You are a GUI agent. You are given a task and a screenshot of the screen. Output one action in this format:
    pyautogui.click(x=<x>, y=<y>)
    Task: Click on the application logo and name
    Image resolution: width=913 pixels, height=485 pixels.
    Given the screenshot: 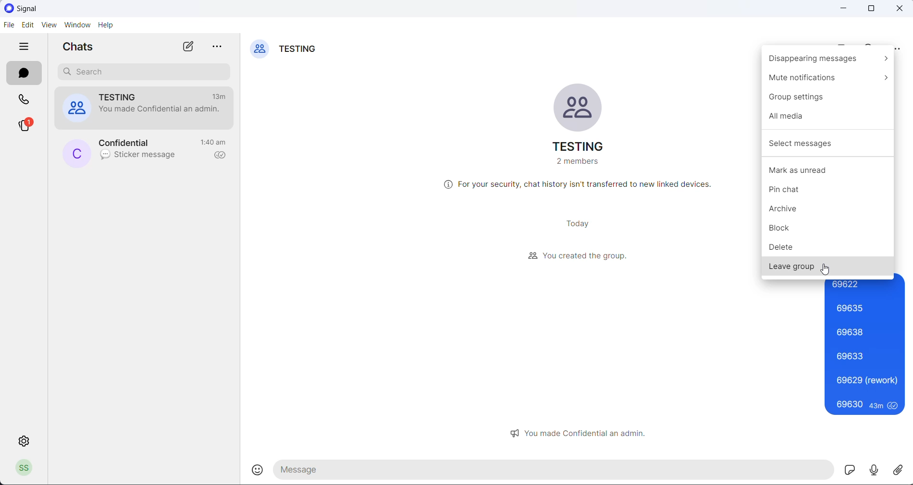 What is the action you would take?
    pyautogui.click(x=39, y=8)
    